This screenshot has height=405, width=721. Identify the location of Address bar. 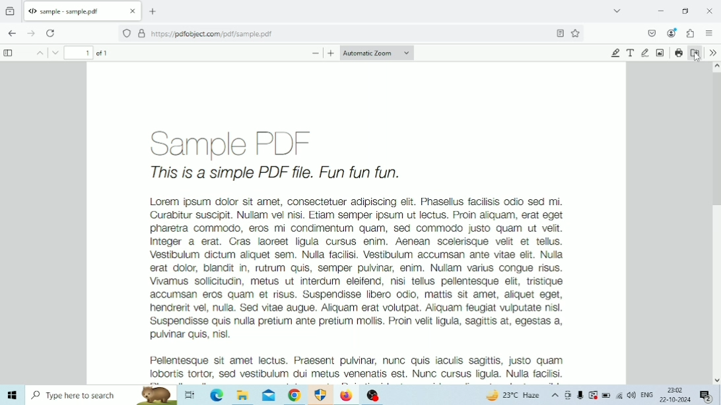
(322, 34).